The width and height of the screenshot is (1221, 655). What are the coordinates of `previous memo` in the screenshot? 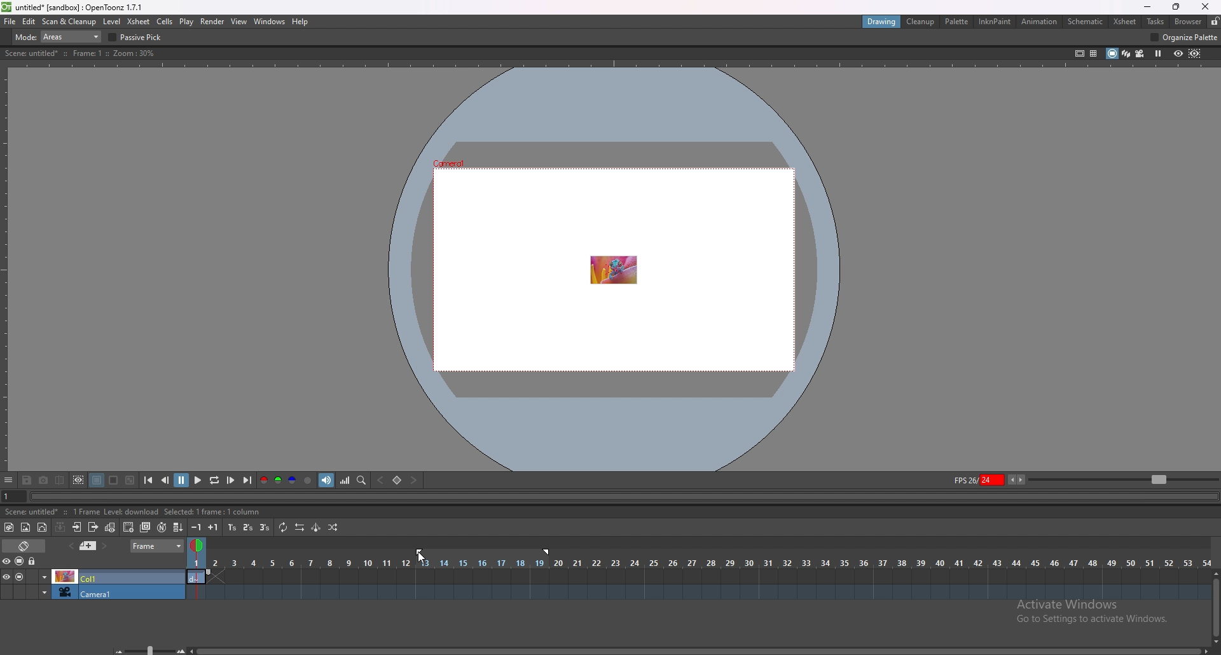 It's located at (88, 546).